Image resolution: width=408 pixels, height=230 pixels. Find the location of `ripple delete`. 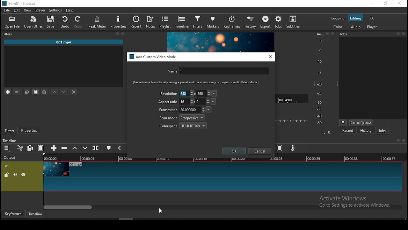

ripple delete is located at coordinates (64, 148).